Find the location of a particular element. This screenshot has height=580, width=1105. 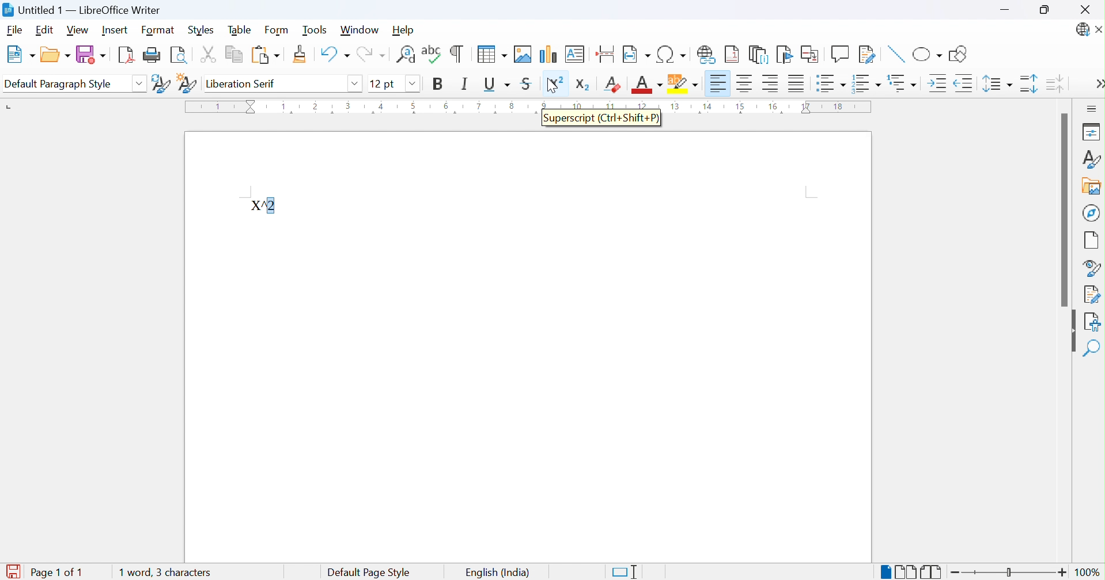

Font color is located at coordinates (647, 84).